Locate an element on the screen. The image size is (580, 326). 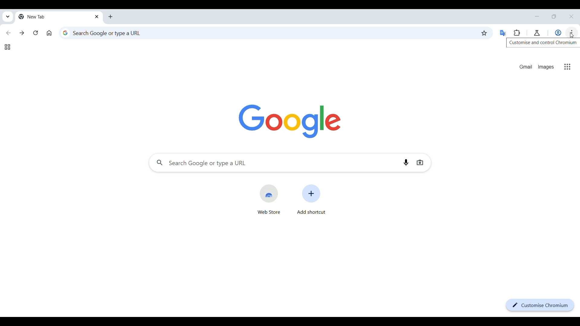
google is located at coordinates (290, 121).